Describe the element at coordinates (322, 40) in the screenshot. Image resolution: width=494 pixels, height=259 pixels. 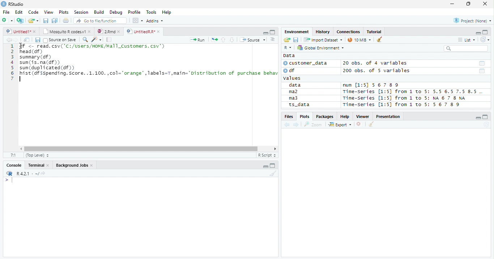
I see `Import Dataset` at that location.